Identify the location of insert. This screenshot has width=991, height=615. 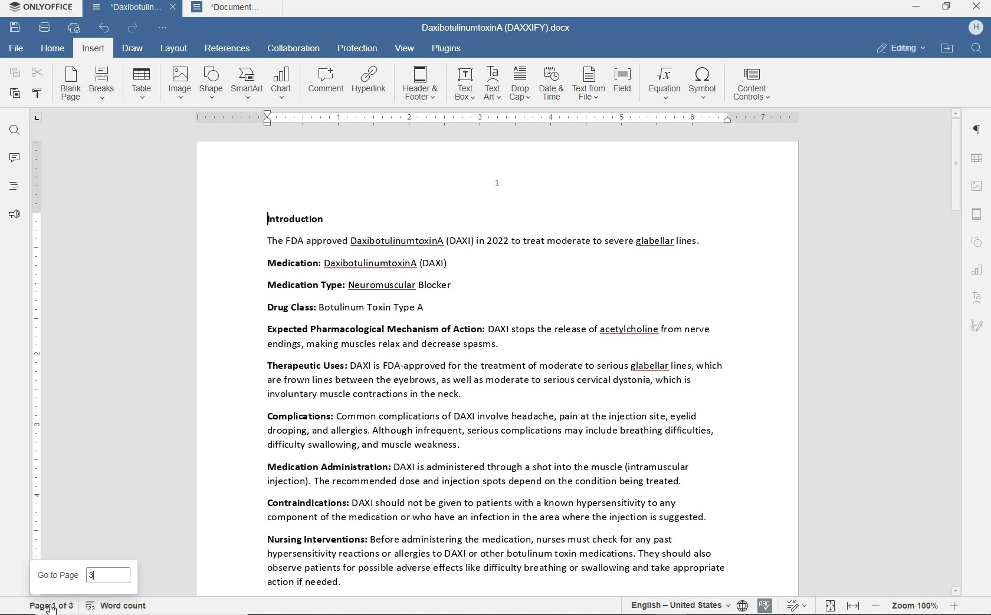
(92, 48).